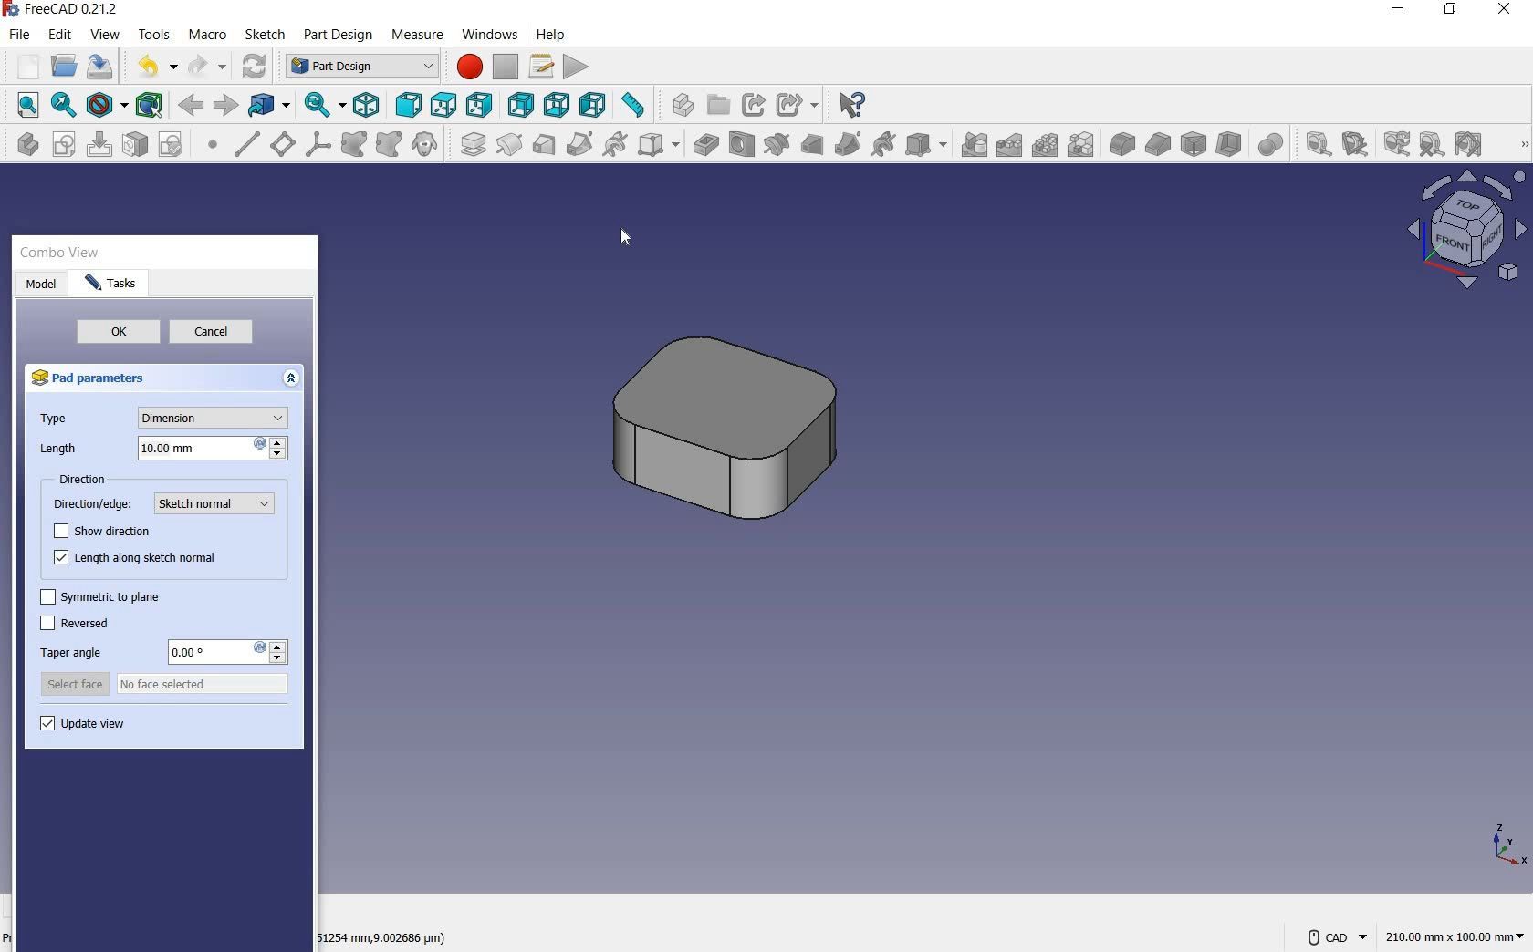 This screenshot has width=1533, height=952. I want to click on pocket, so click(704, 144).